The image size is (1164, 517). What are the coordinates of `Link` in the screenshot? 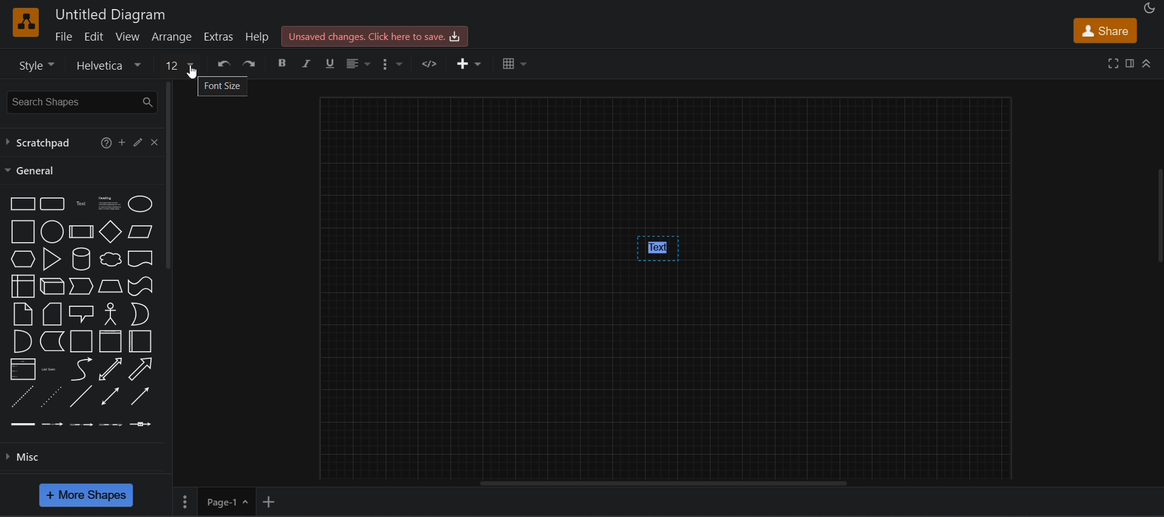 It's located at (23, 424).